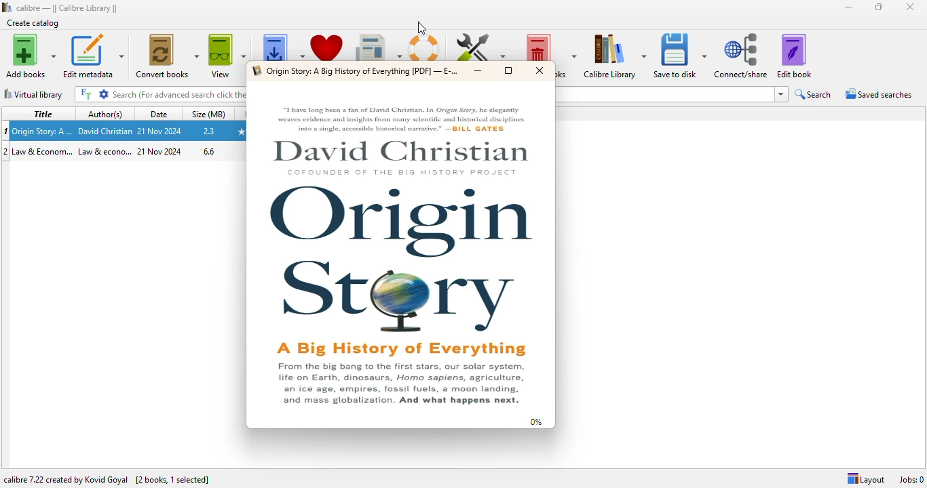 The width and height of the screenshot is (927, 488). Describe the element at coordinates (105, 152) in the screenshot. I see `author` at that location.